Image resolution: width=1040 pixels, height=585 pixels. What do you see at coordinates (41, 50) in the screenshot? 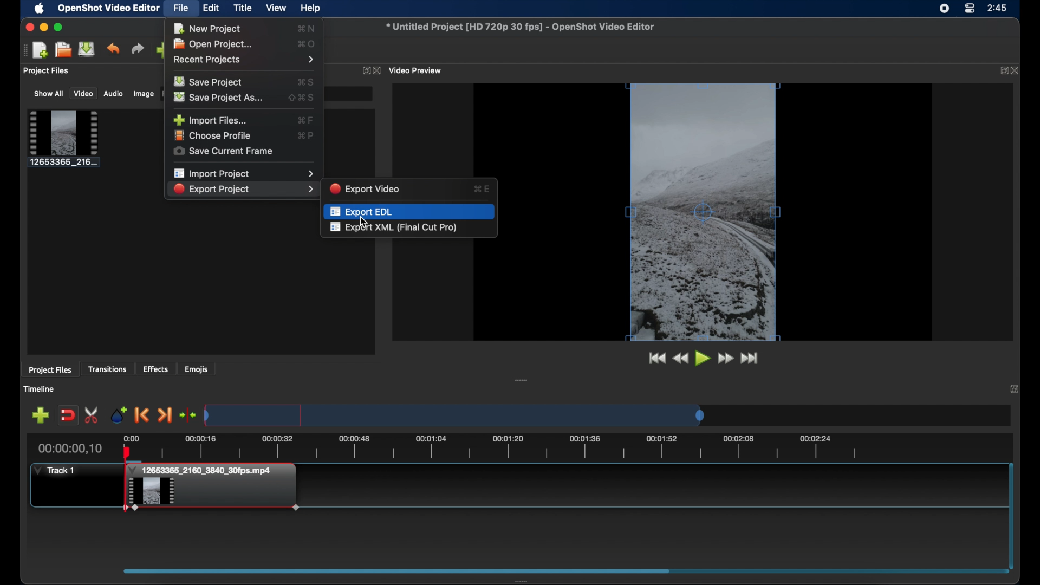
I see `new project` at bounding box center [41, 50].